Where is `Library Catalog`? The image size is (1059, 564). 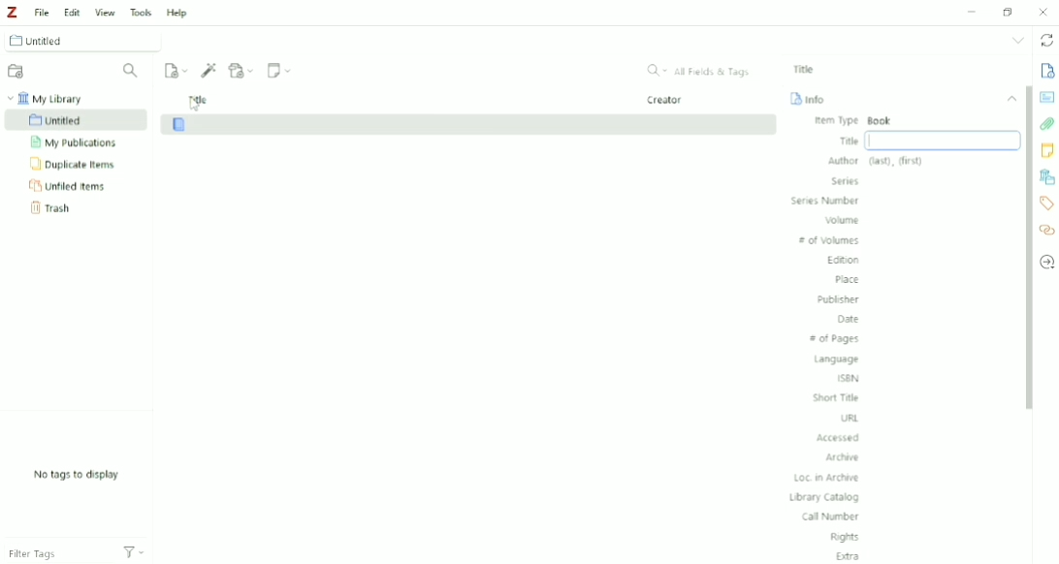 Library Catalog is located at coordinates (824, 497).